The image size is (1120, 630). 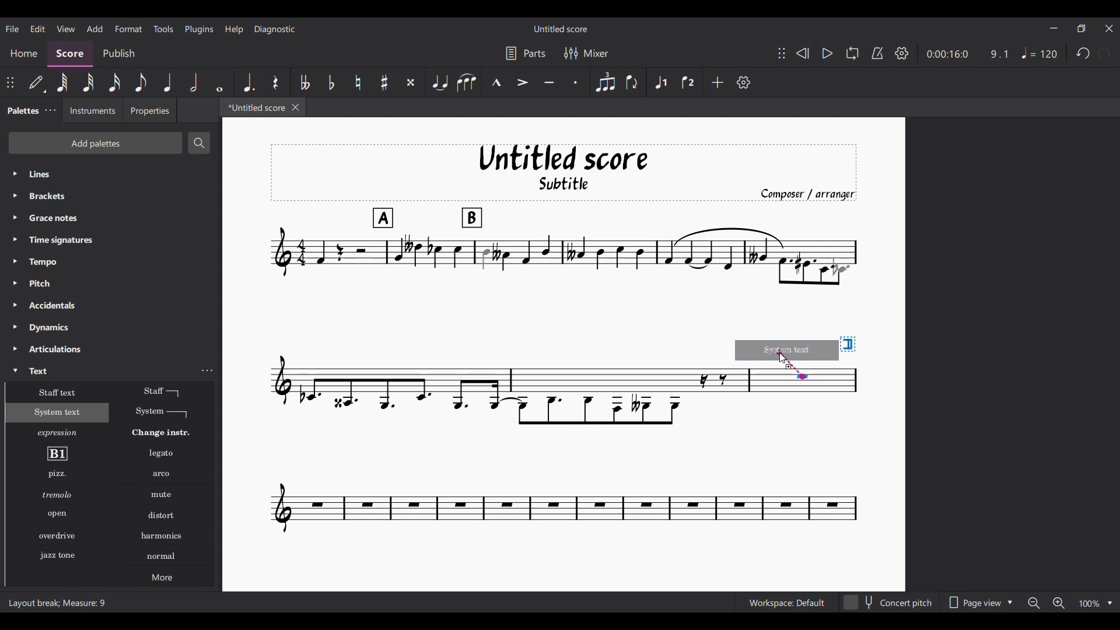 What do you see at coordinates (1096, 603) in the screenshot?
I see `Zoom options` at bounding box center [1096, 603].